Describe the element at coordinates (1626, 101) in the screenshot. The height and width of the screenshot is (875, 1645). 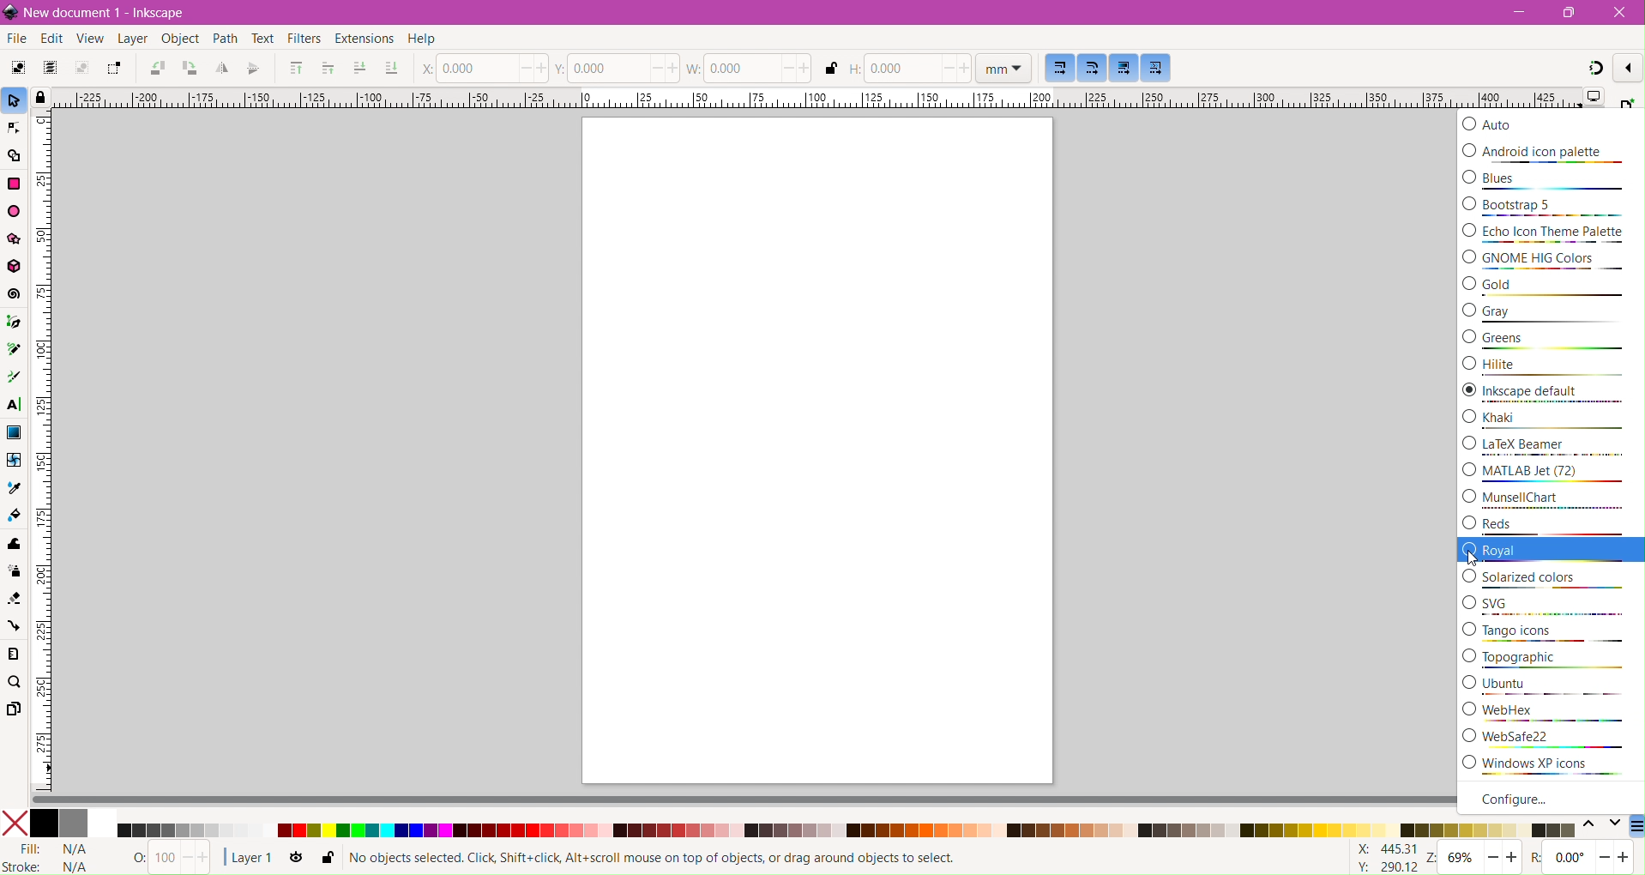
I see `` at that location.